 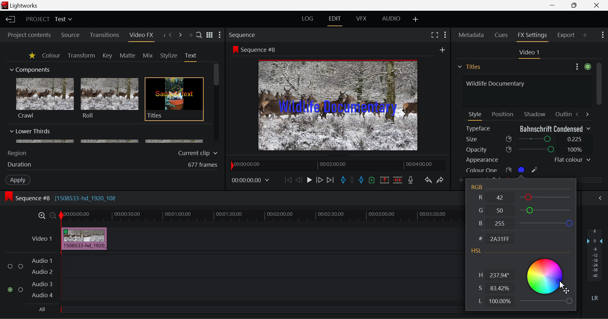 What do you see at coordinates (8, 197) in the screenshot?
I see `icon` at bounding box center [8, 197].